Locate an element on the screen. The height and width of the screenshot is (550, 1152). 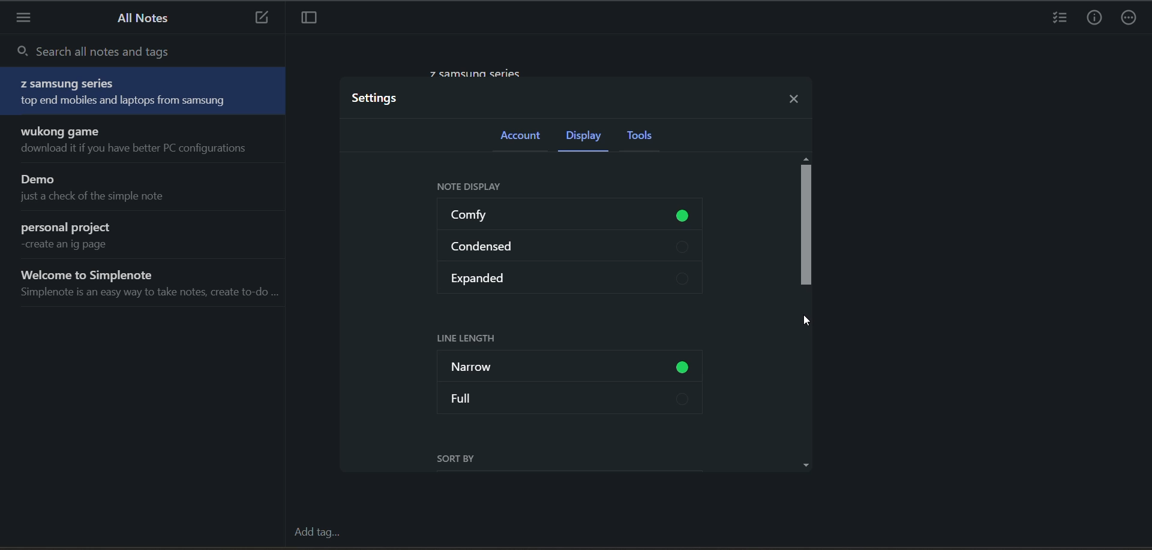
close is located at coordinates (796, 97).